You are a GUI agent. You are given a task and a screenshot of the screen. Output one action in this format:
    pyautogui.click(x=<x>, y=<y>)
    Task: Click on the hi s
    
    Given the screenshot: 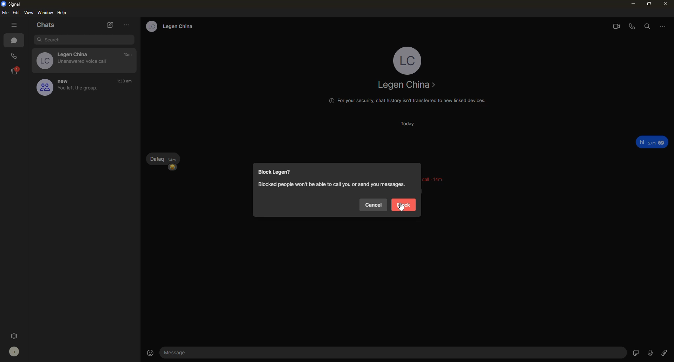 What is the action you would take?
    pyautogui.click(x=648, y=141)
    